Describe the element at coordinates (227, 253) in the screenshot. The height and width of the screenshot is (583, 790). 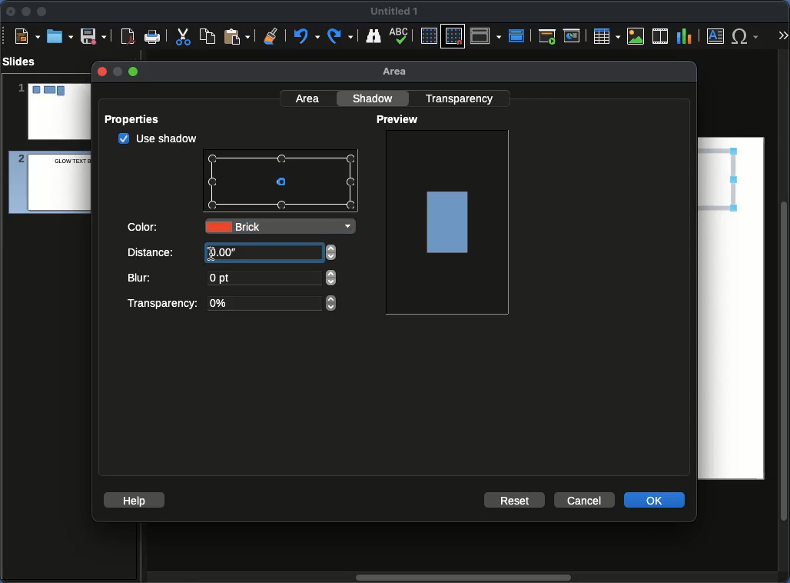
I see `10` at that location.